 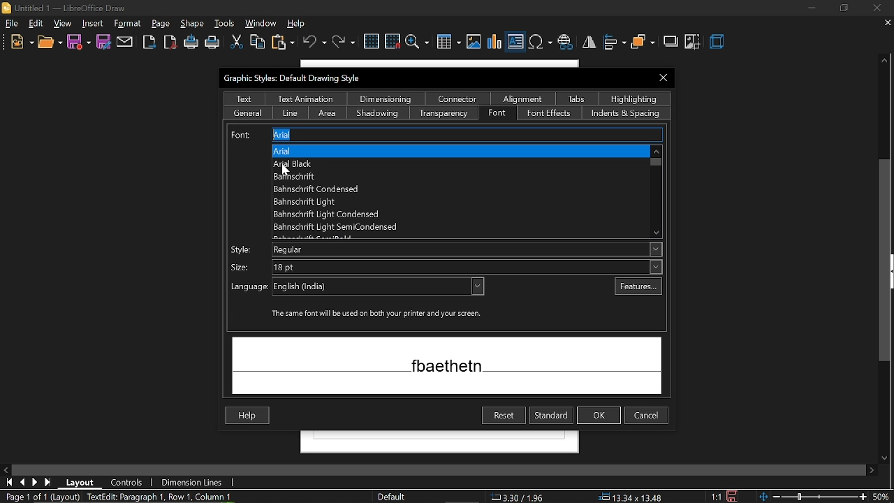 What do you see at coordinates (551, 416) in the screenshot?
I see `standard` at bounding box center [551, 416].